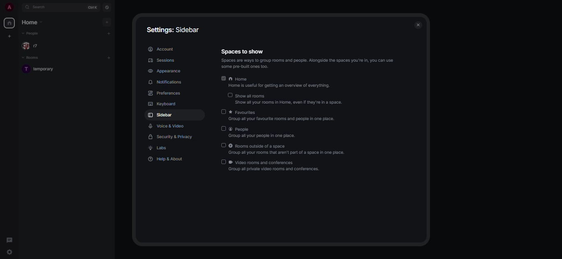 The height and width of the screenshot is (259, 562). I want to click on rooms outside of a space, so click(284, 146).